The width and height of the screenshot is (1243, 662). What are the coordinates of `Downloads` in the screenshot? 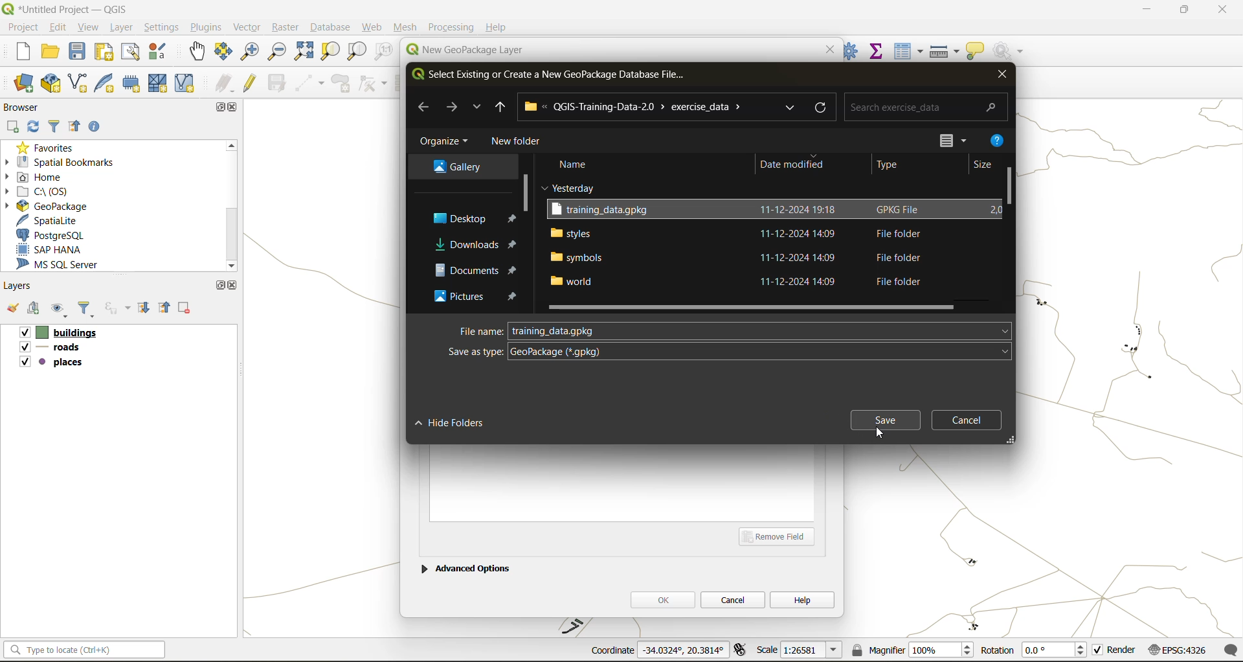 It's located at (460, 242).